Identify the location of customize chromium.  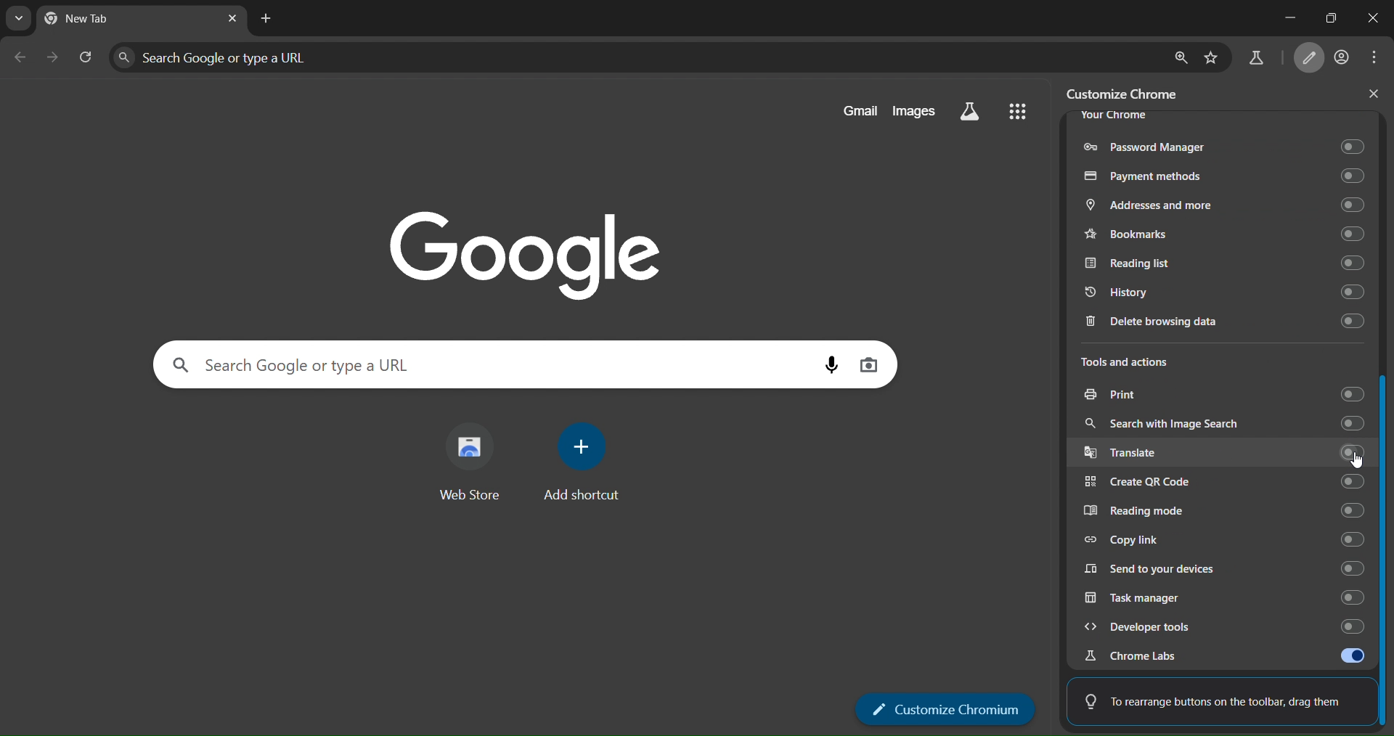
(946, 708).